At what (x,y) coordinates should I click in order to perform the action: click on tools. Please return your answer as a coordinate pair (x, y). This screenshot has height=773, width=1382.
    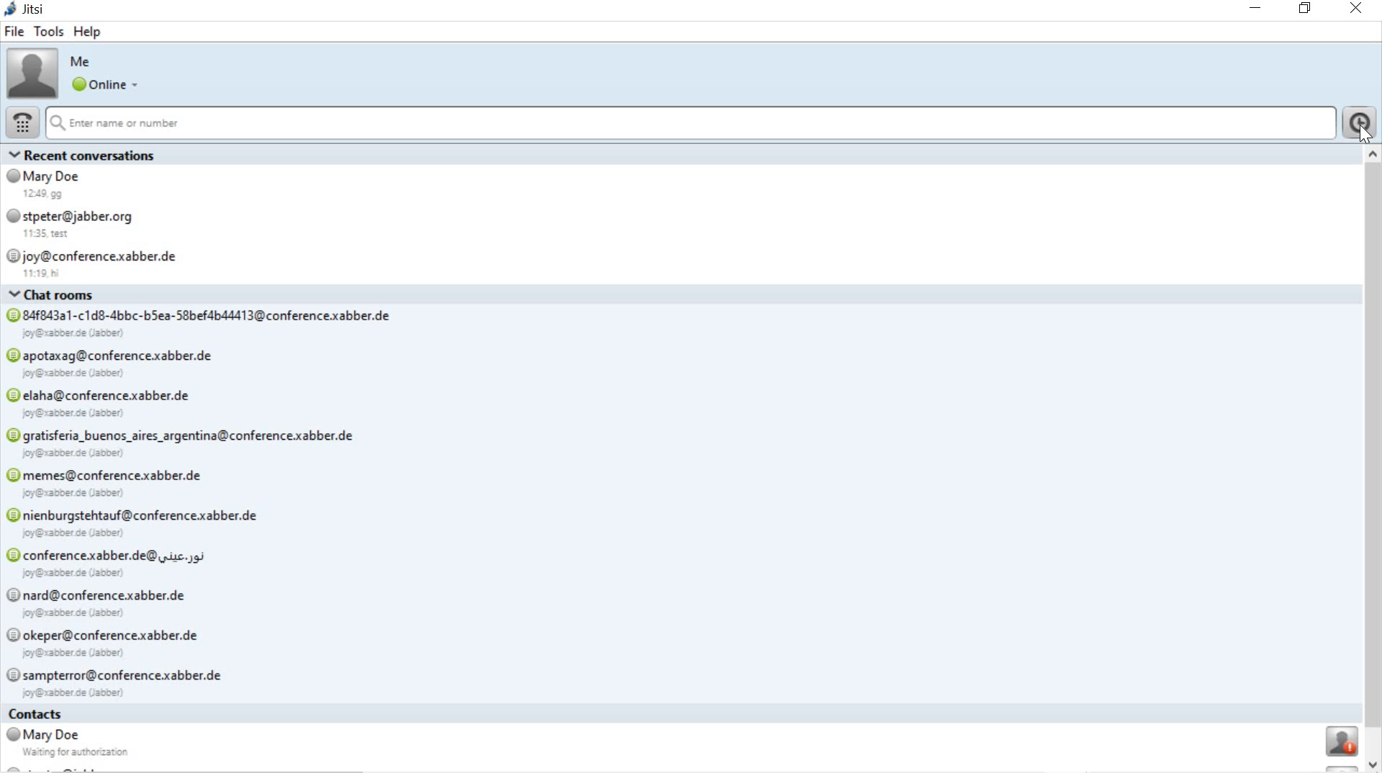
    Looking at the image, I should click on (48, 32).